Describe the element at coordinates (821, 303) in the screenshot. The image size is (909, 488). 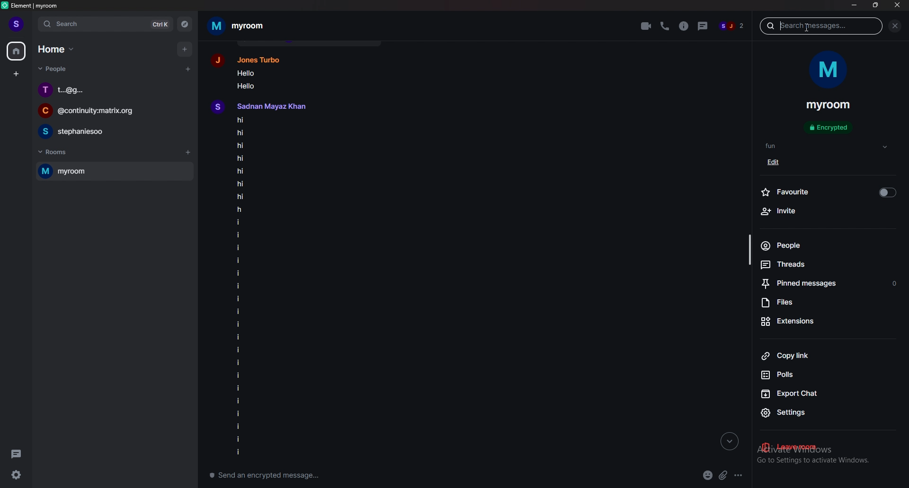
I see `files` at that location.